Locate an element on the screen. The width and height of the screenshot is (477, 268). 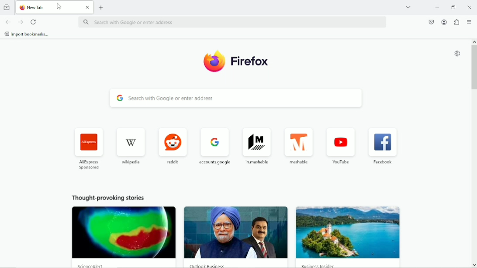
Personalize new tab is located at coordinates (457, 54).